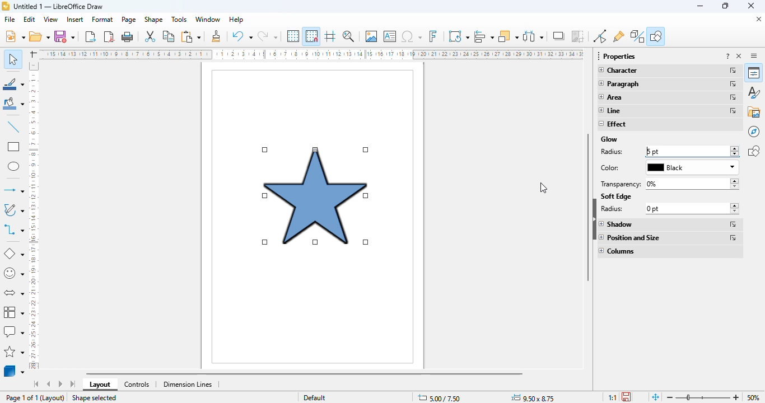 The height and width of the screenshot is (403, 765). I want to click on  black, so click(692, 167).